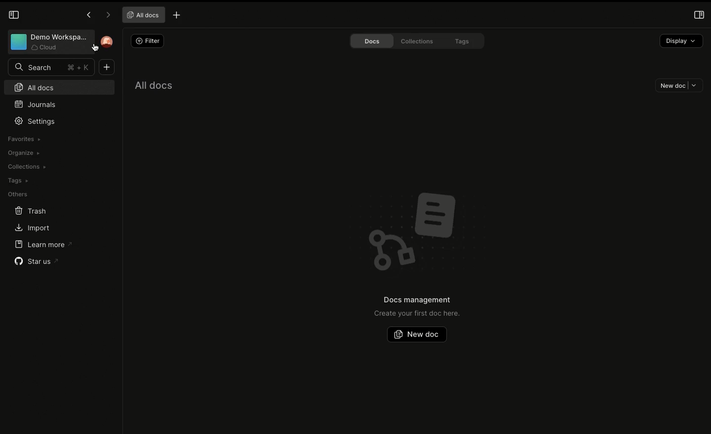 The width and height of the screenshot is (711, 434). What do you see at coordinates (36, 259) in the screenshot?
I see `Star us` at bounding box center [36, 259].